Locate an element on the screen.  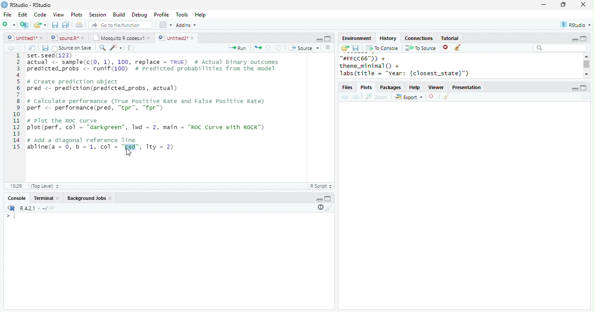
clear is located at coordinates (329, 207).